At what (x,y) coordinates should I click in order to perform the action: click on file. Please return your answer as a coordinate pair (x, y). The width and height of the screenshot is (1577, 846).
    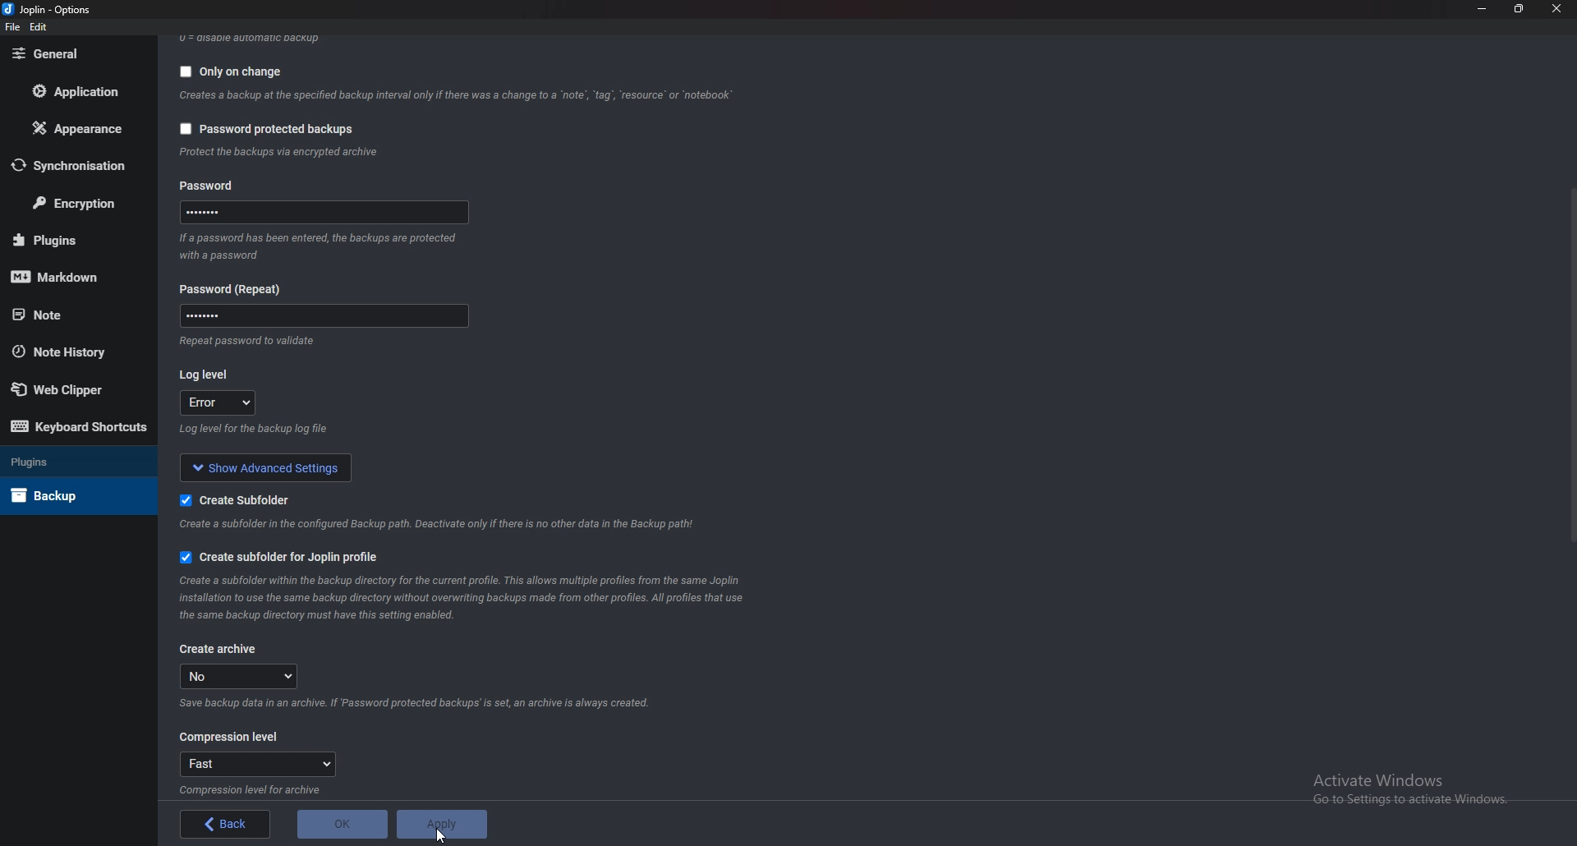
    Looking at the image, I should click on (13, 27).